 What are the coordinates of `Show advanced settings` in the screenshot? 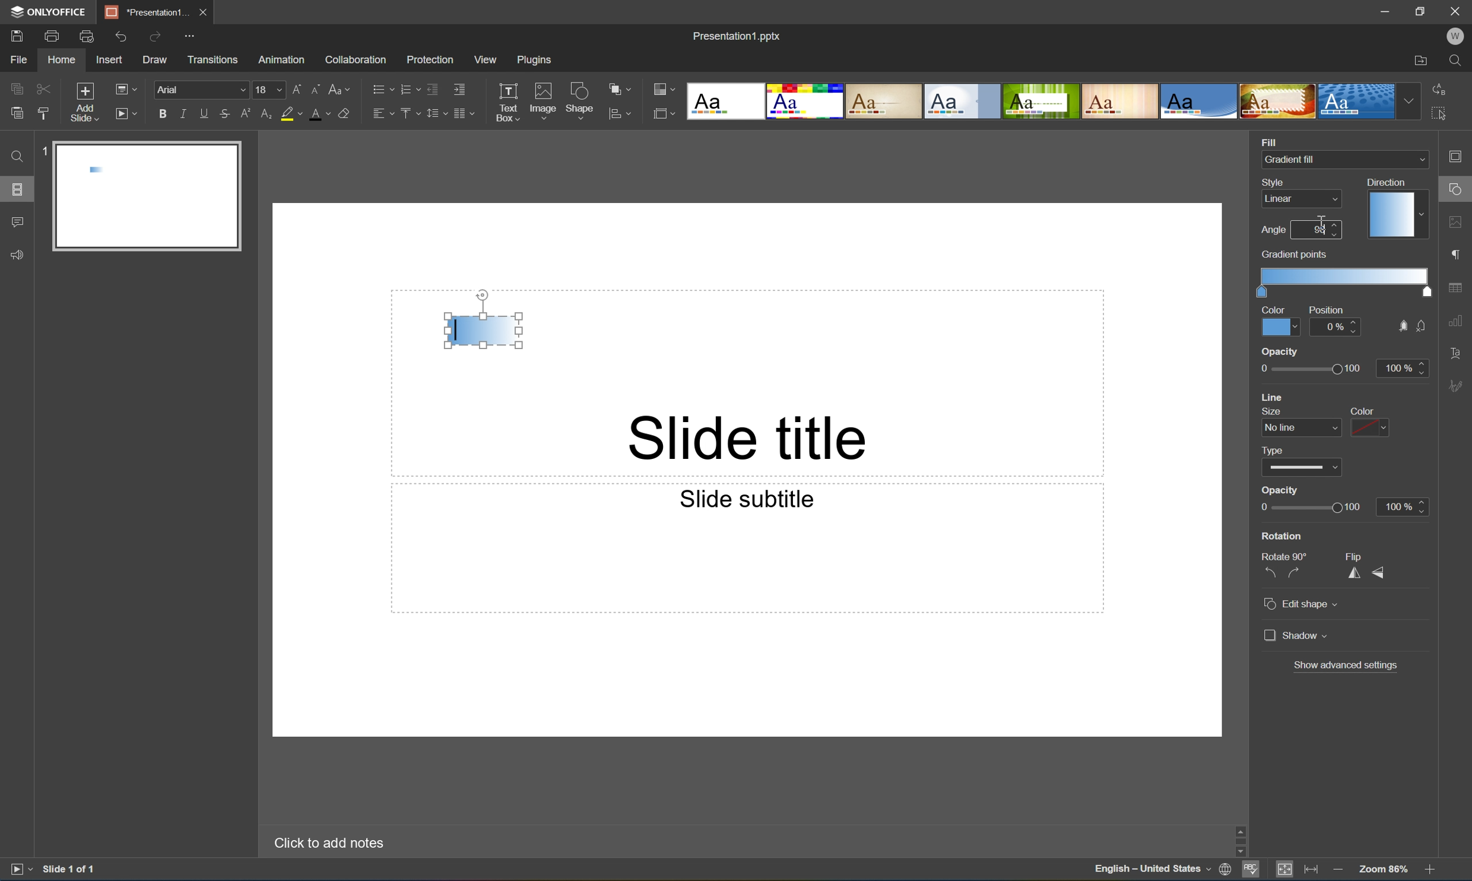 It's located at (1347, 664).